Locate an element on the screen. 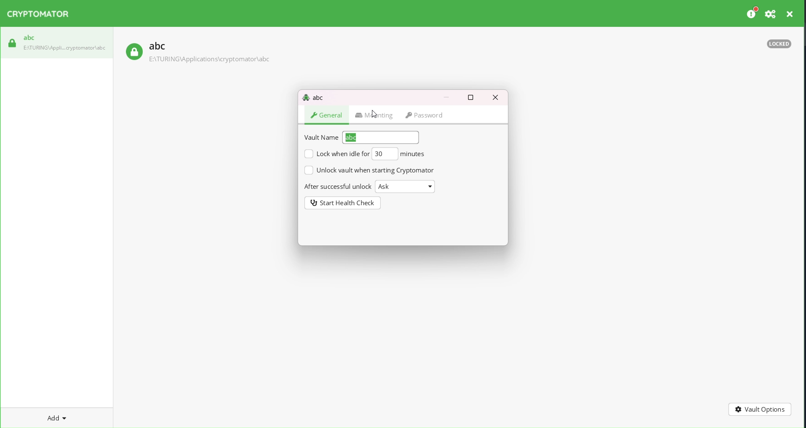 The height and width of the screenshot is (428, 806). vault options is located at coordinates (759, 408).